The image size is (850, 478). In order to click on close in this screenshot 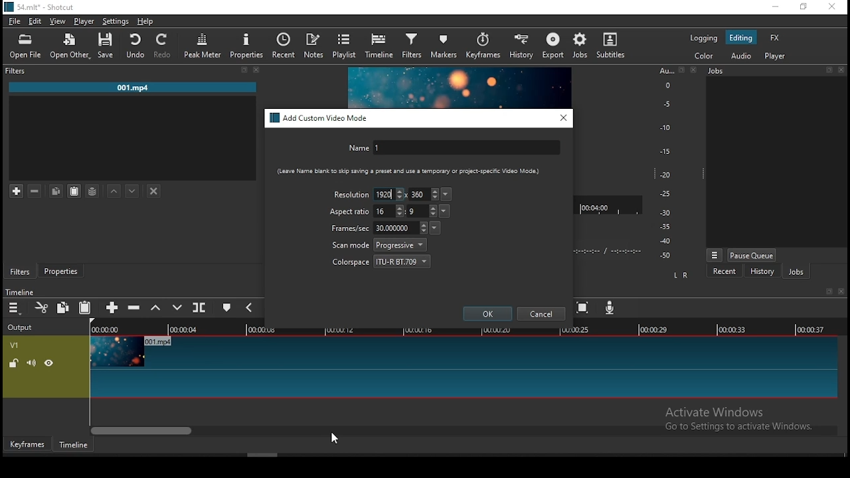, I will do `click(843, 70)`.